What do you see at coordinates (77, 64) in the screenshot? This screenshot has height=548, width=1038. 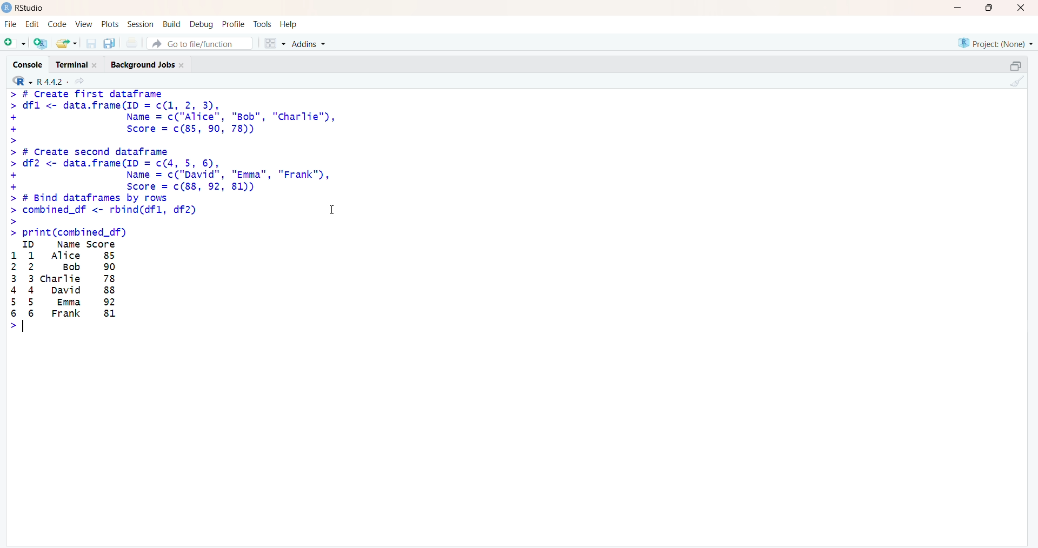 I see `Terminal` at bounding box center [77, 64].